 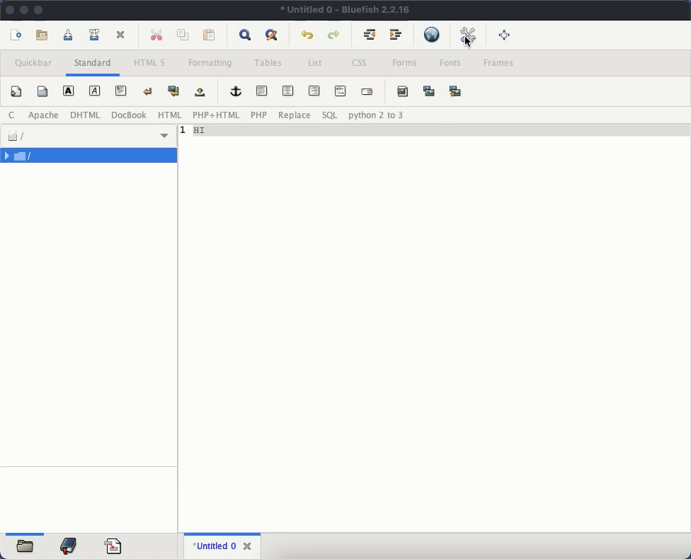 What do you see at coordinates (346, 11) in the screenshot?
I see `untitled 0 - bluefish` at bounding box center [346, 11].